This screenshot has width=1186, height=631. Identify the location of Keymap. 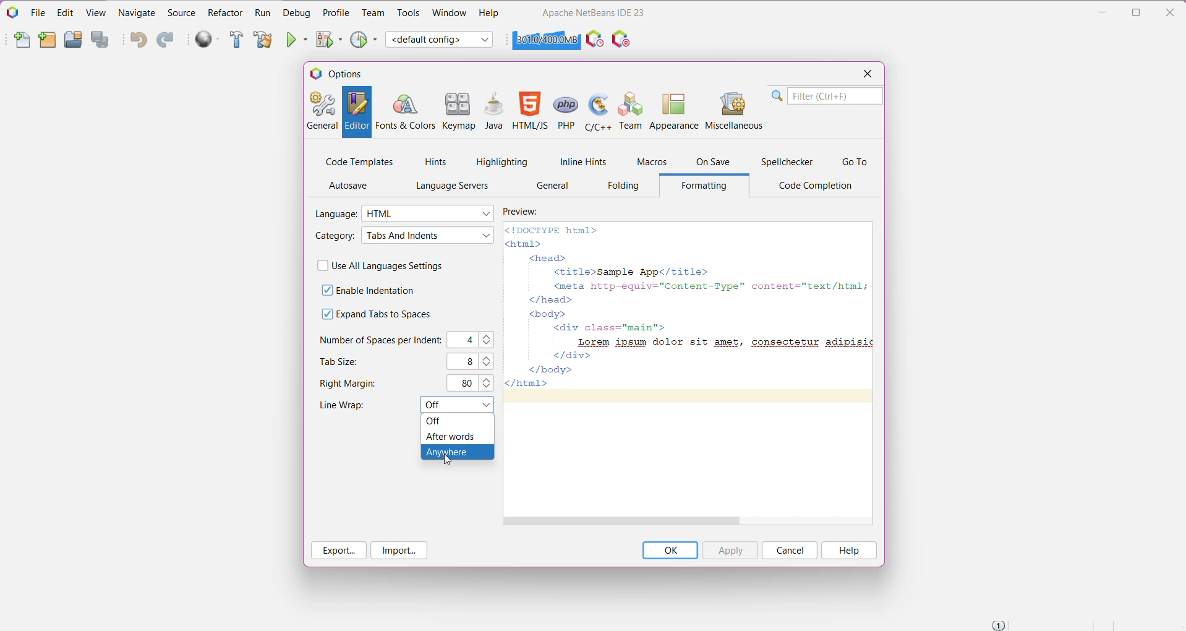
(459, 112).